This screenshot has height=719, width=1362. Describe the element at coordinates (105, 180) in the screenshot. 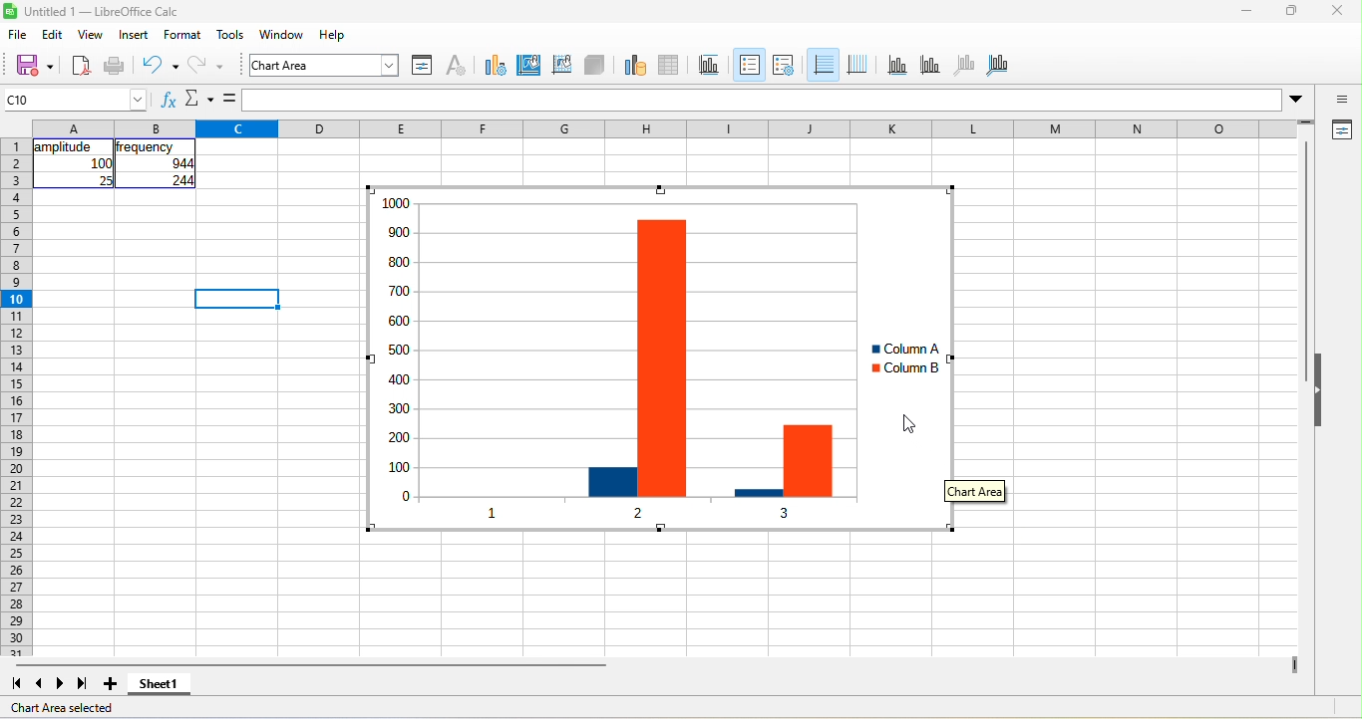

I see `25` at that location.